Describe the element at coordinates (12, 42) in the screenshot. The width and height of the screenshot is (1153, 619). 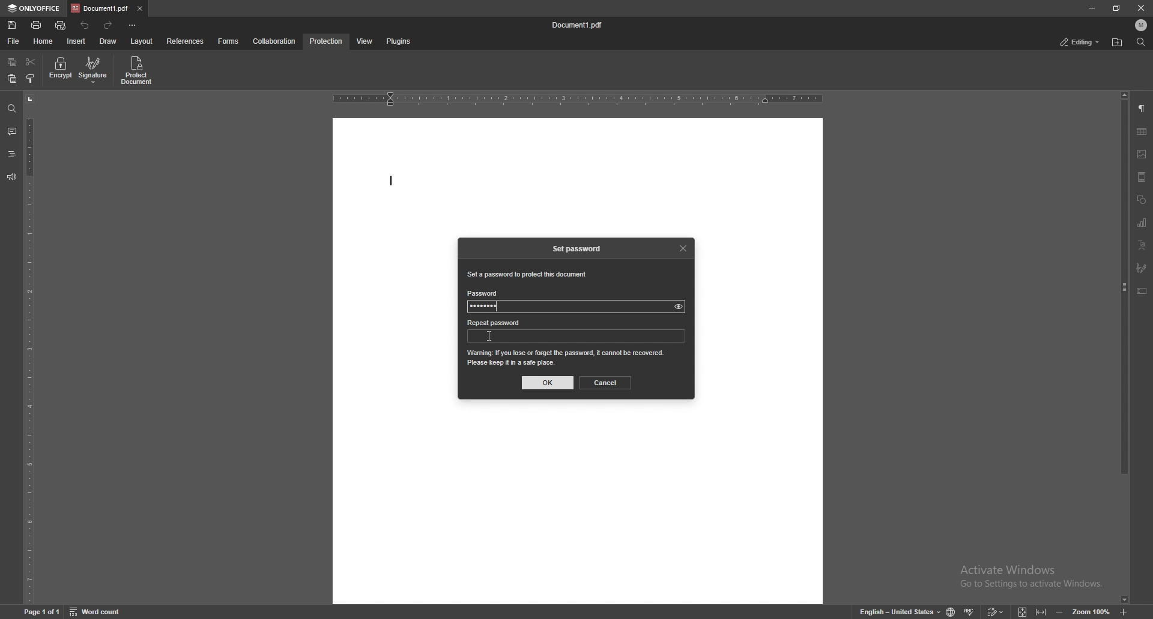
I see `file` at that location.